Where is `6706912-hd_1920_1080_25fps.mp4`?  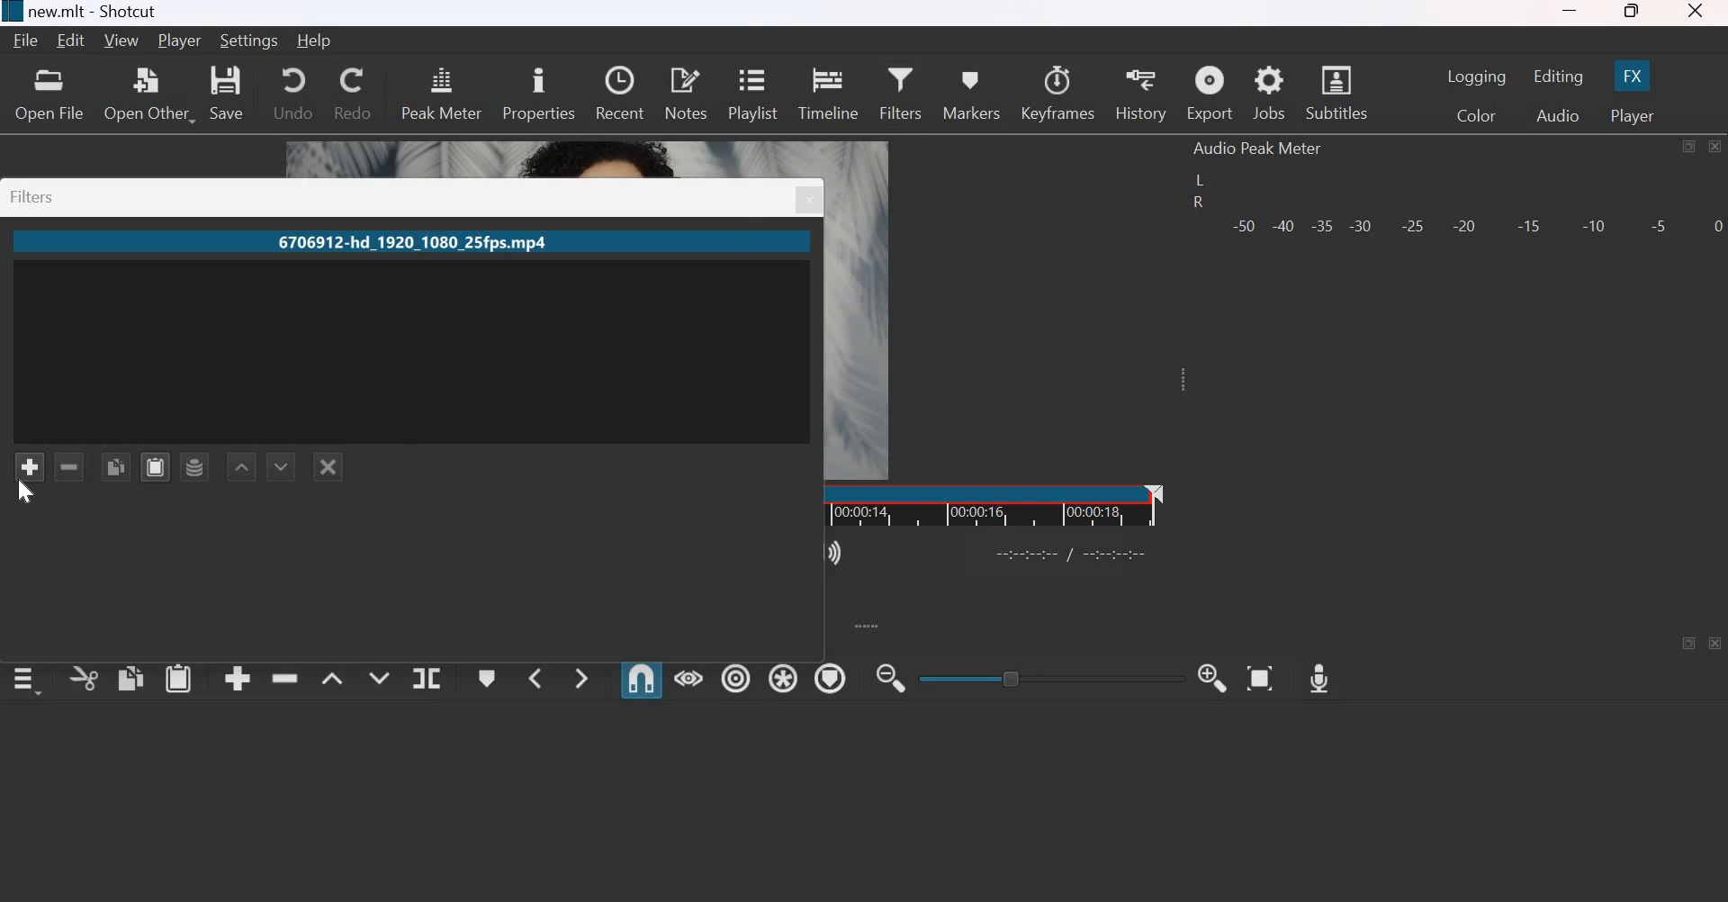
6706912-hd_1920_1080_25fps.mp4 is located at coordinates (409, 244).